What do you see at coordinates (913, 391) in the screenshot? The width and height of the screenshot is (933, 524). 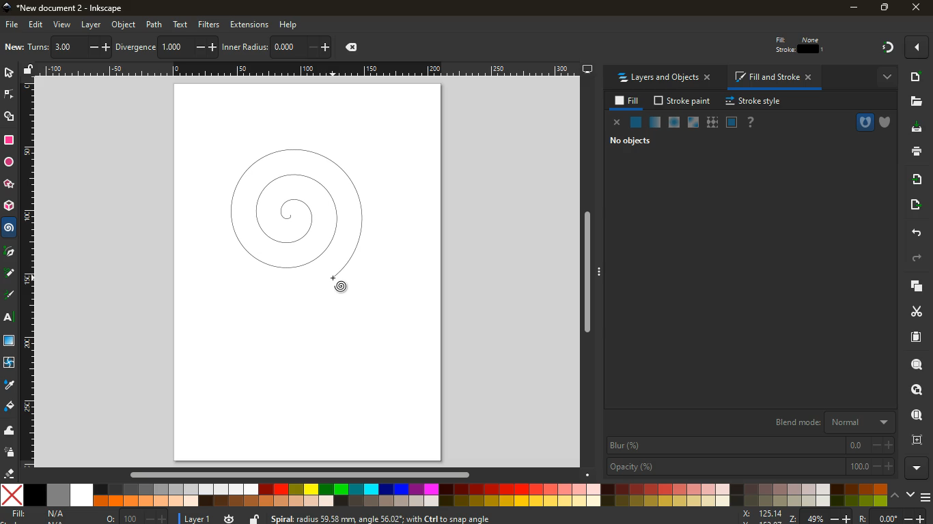 I see `look` at bounding box center [913, 391].